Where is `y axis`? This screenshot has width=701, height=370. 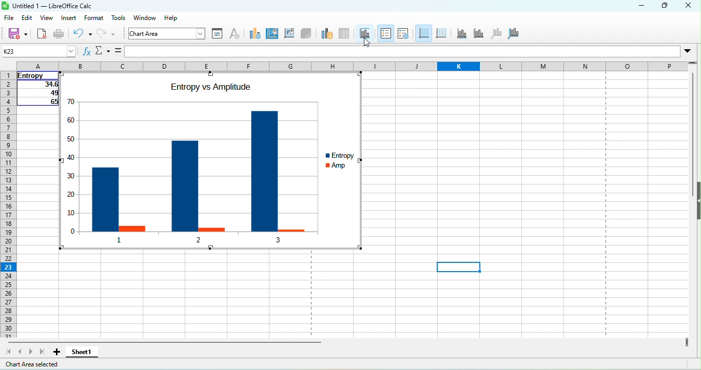 y axis is located at coordinates (478, 33).